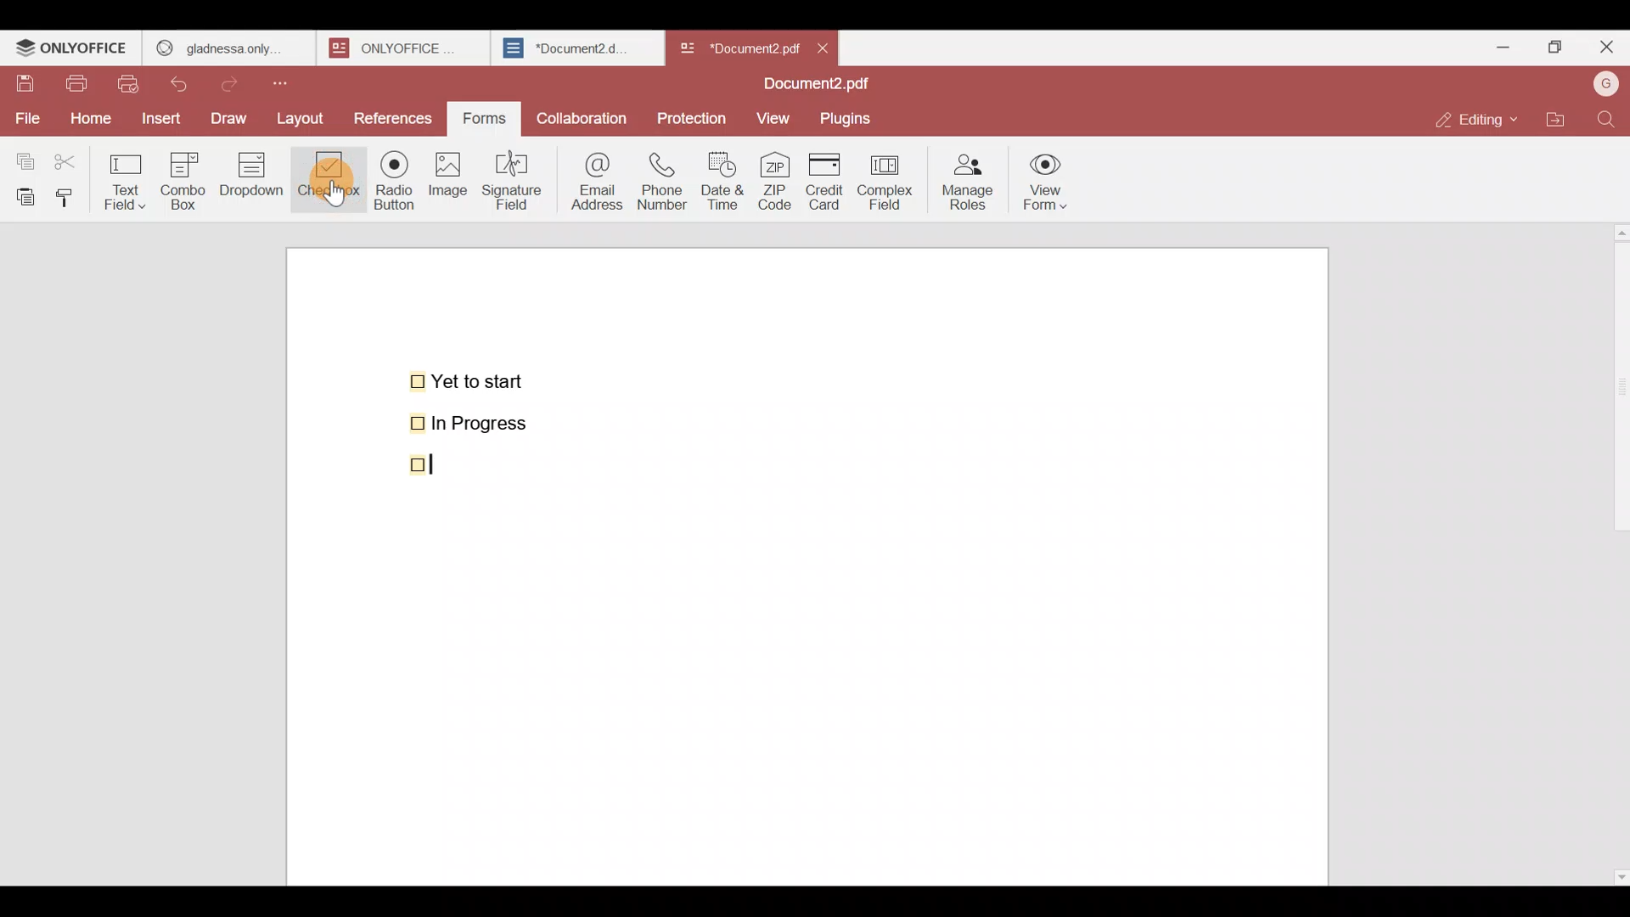 The width and height of the screenshot is (1630, 917). What do you see at coordinates (738, 44) in the screenshot?
I see `Document name` at bounding box center [738, 44].